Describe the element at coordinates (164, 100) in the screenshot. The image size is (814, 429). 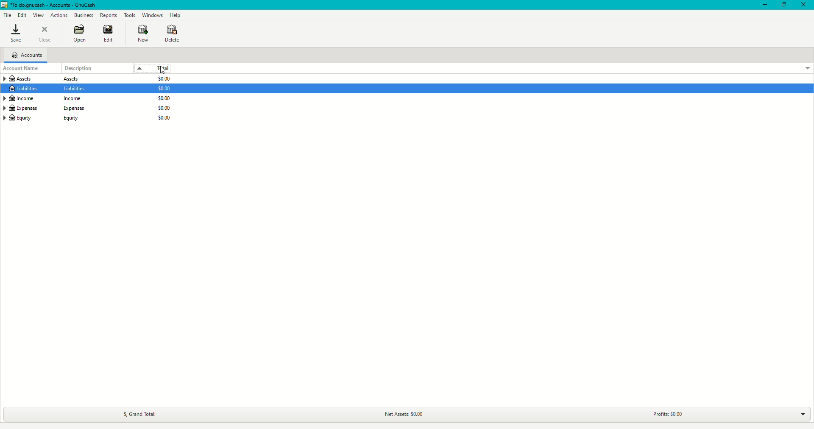
I see `$0` at that location.